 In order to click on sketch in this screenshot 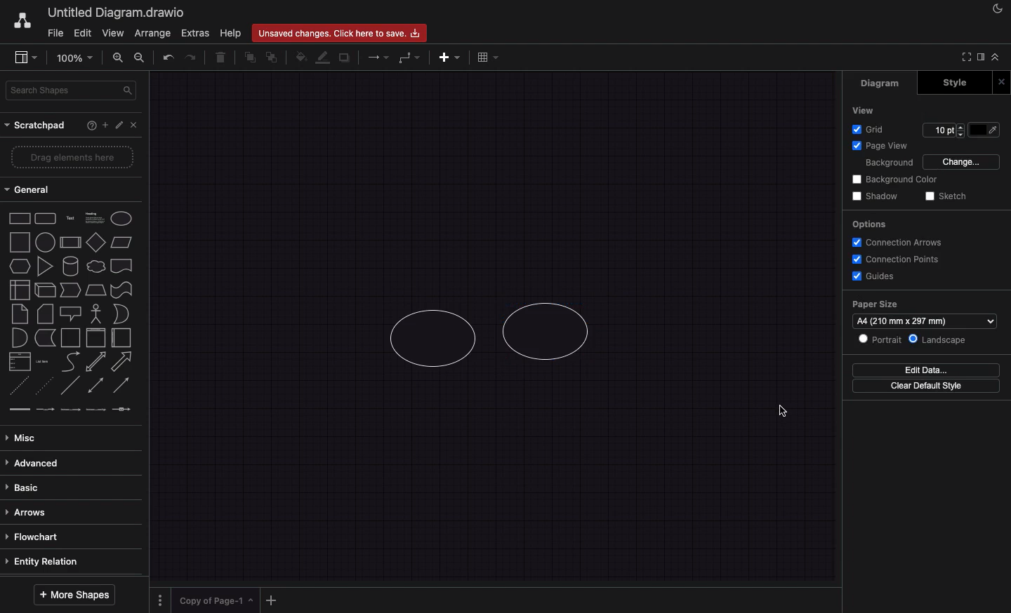, I will do `click(947, 196)`.